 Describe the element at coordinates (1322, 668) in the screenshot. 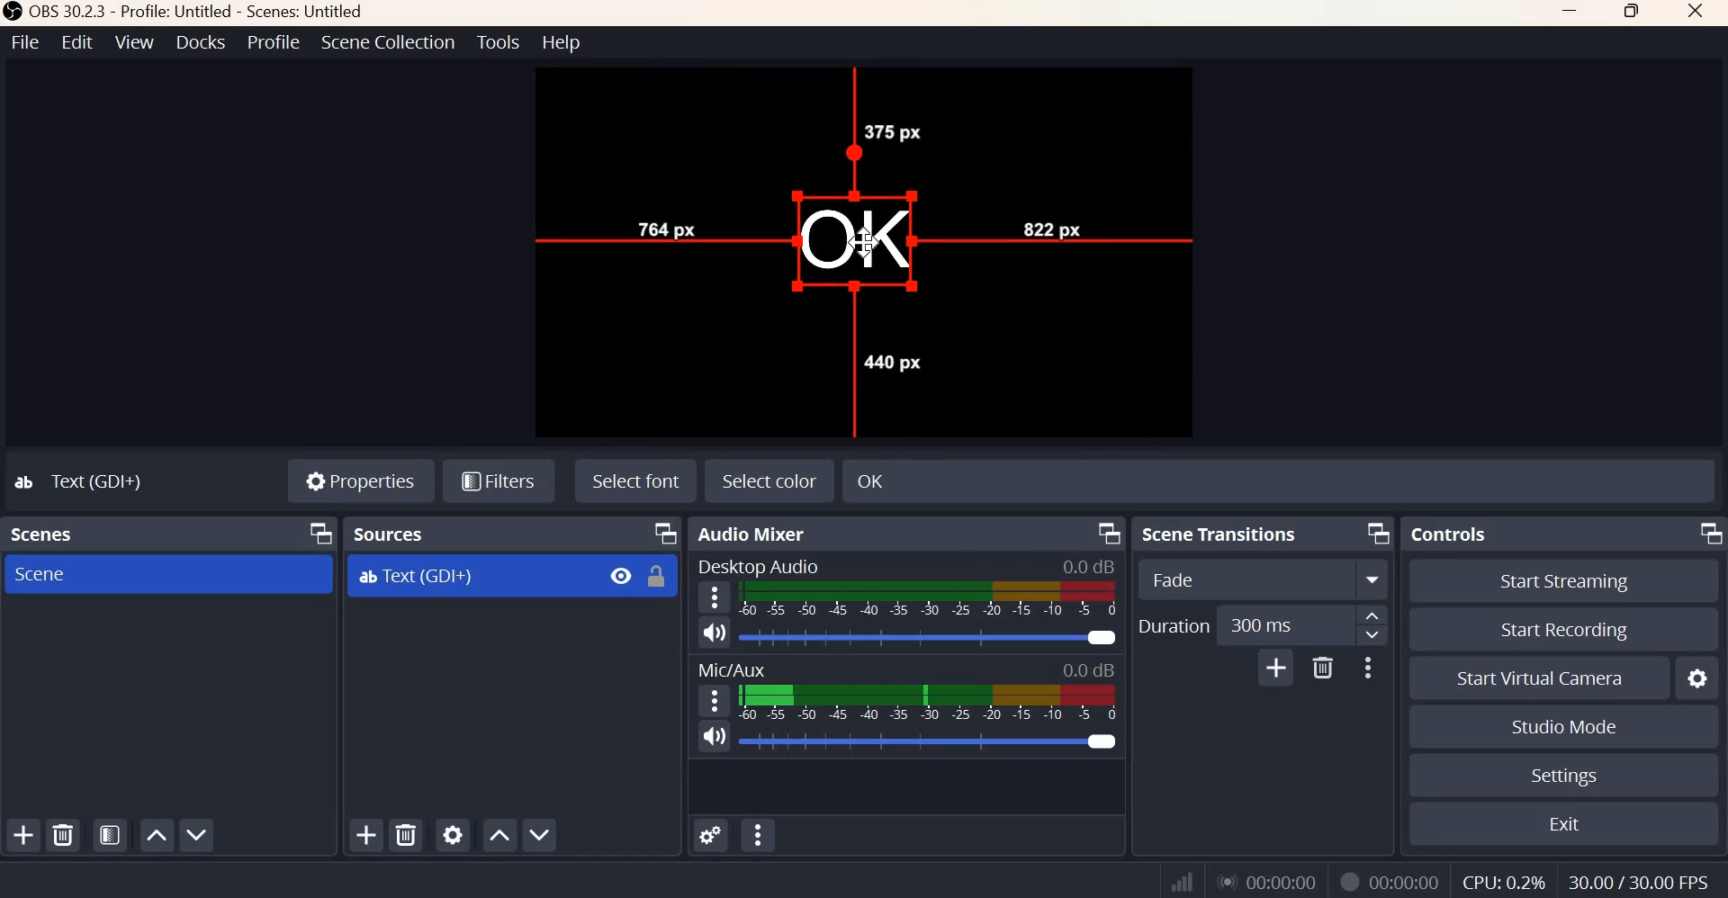

I see `Delete Transition` at that location.